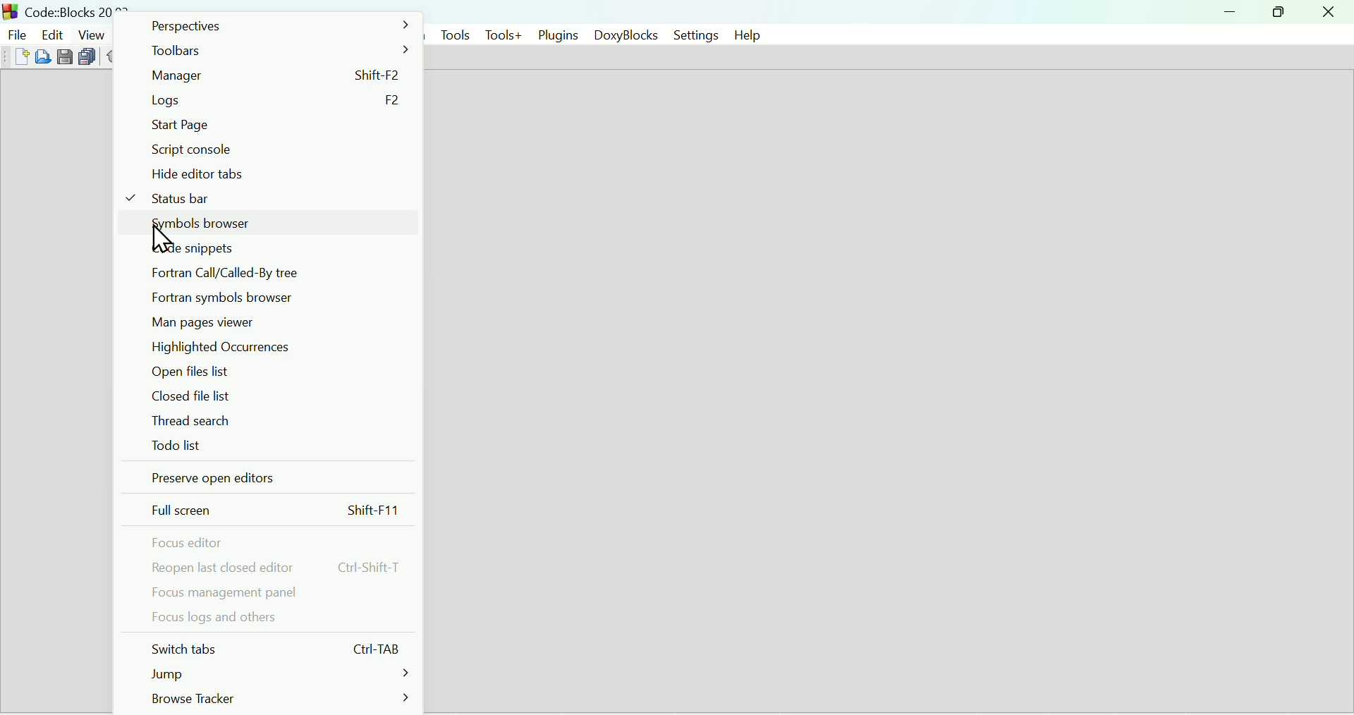 The height and width of the screenshot is (715, 1354). Describe the element at coordinates (272, 446) in the screenshot. I see `To do list` at that location.